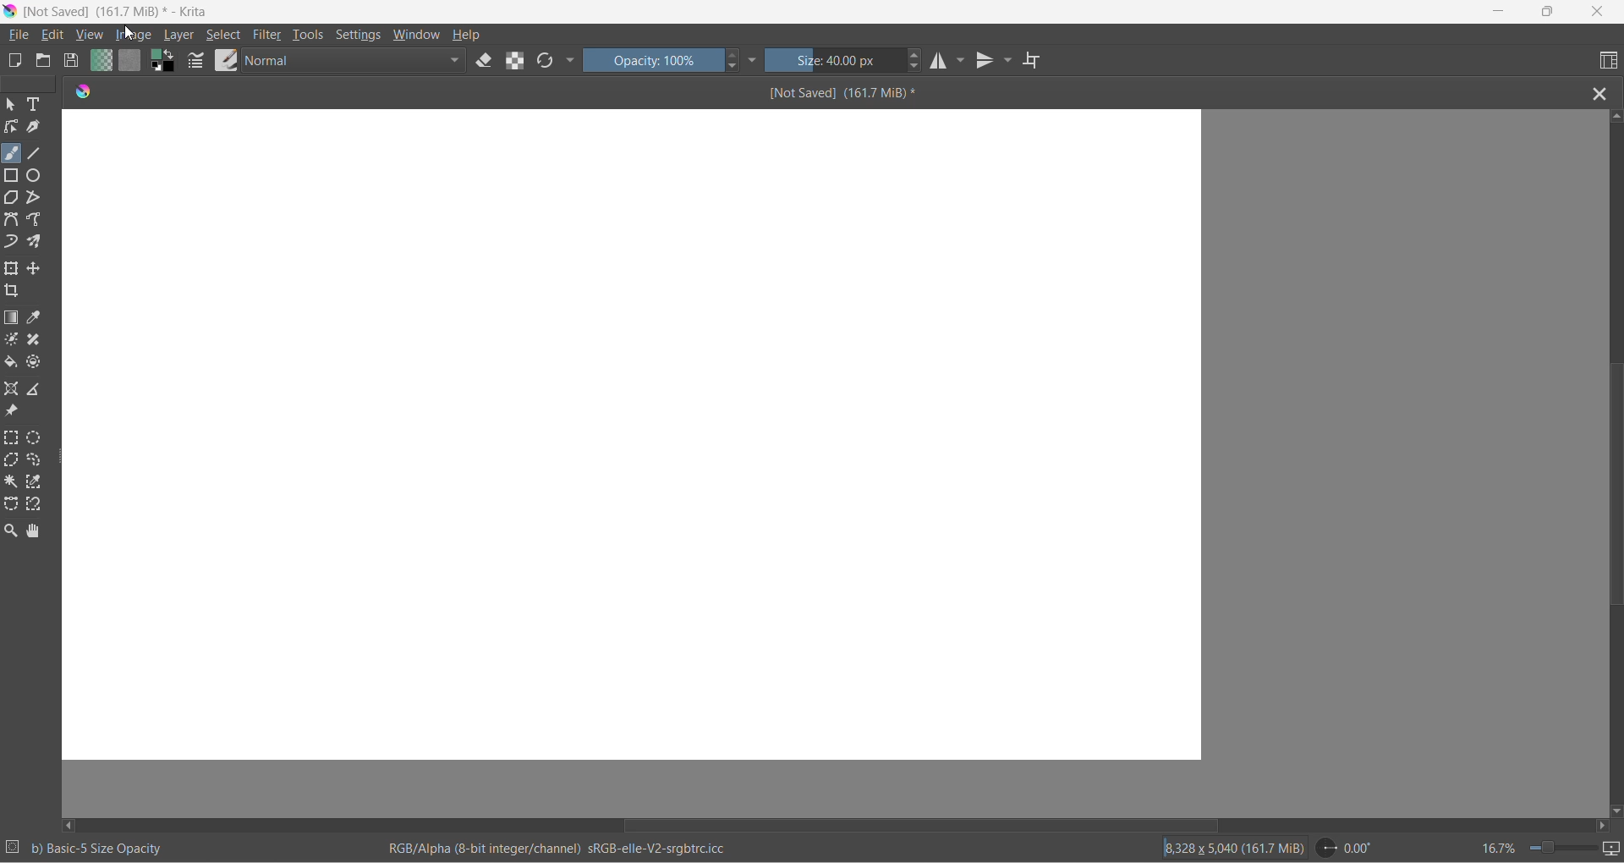 Image resolution: width=1624 pixels, height=863 pixels. I want to click on line tool, so click(37, 151).